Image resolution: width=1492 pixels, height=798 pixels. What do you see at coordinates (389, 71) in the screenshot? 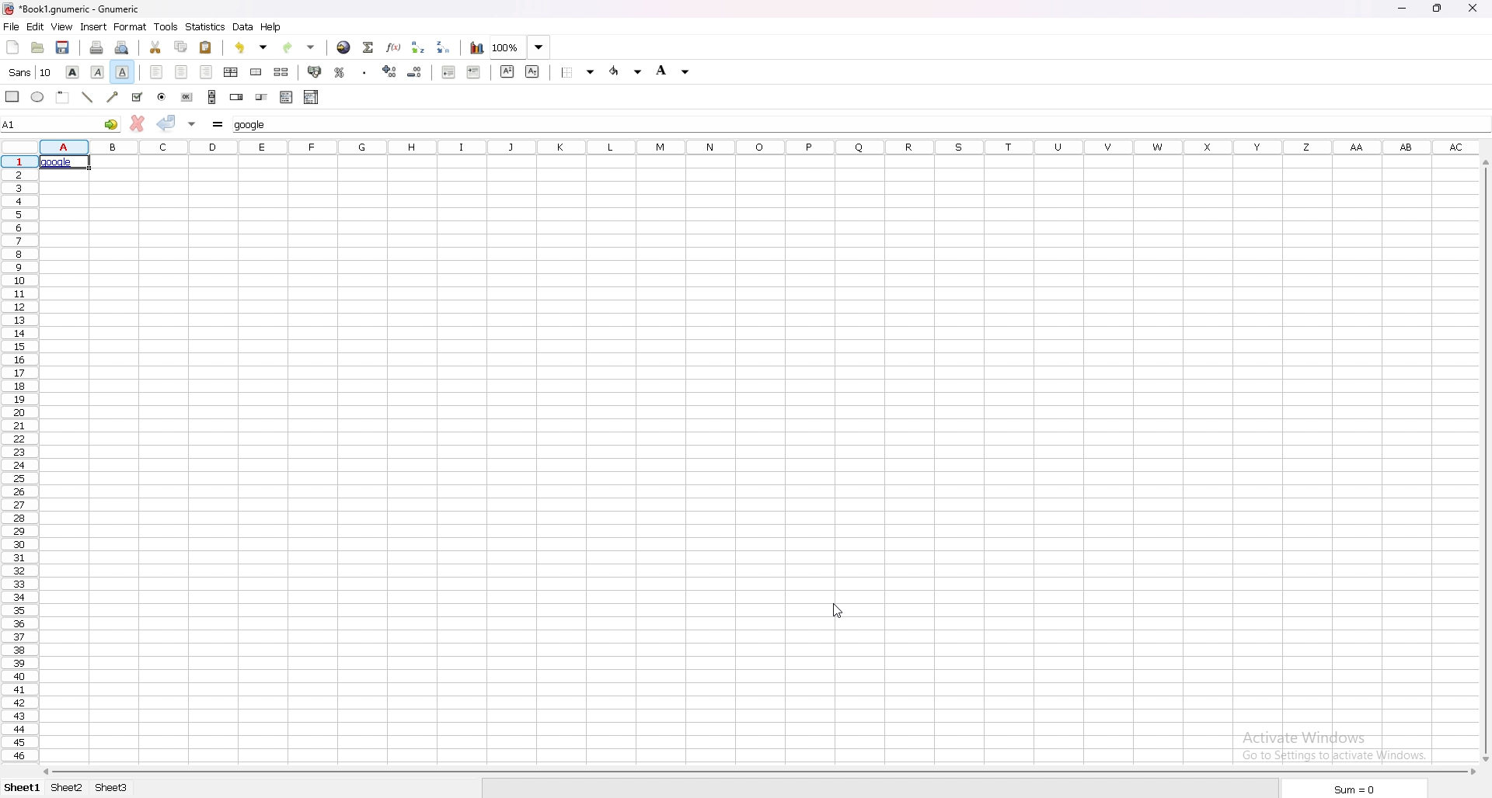
I see `increase decimals` at bounding box center [389, 71].